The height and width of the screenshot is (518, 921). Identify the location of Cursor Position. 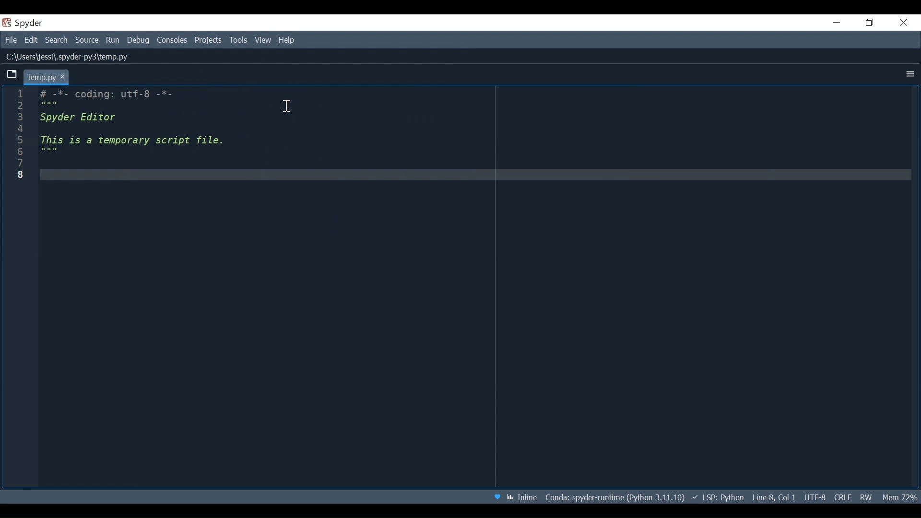
(774, 497).